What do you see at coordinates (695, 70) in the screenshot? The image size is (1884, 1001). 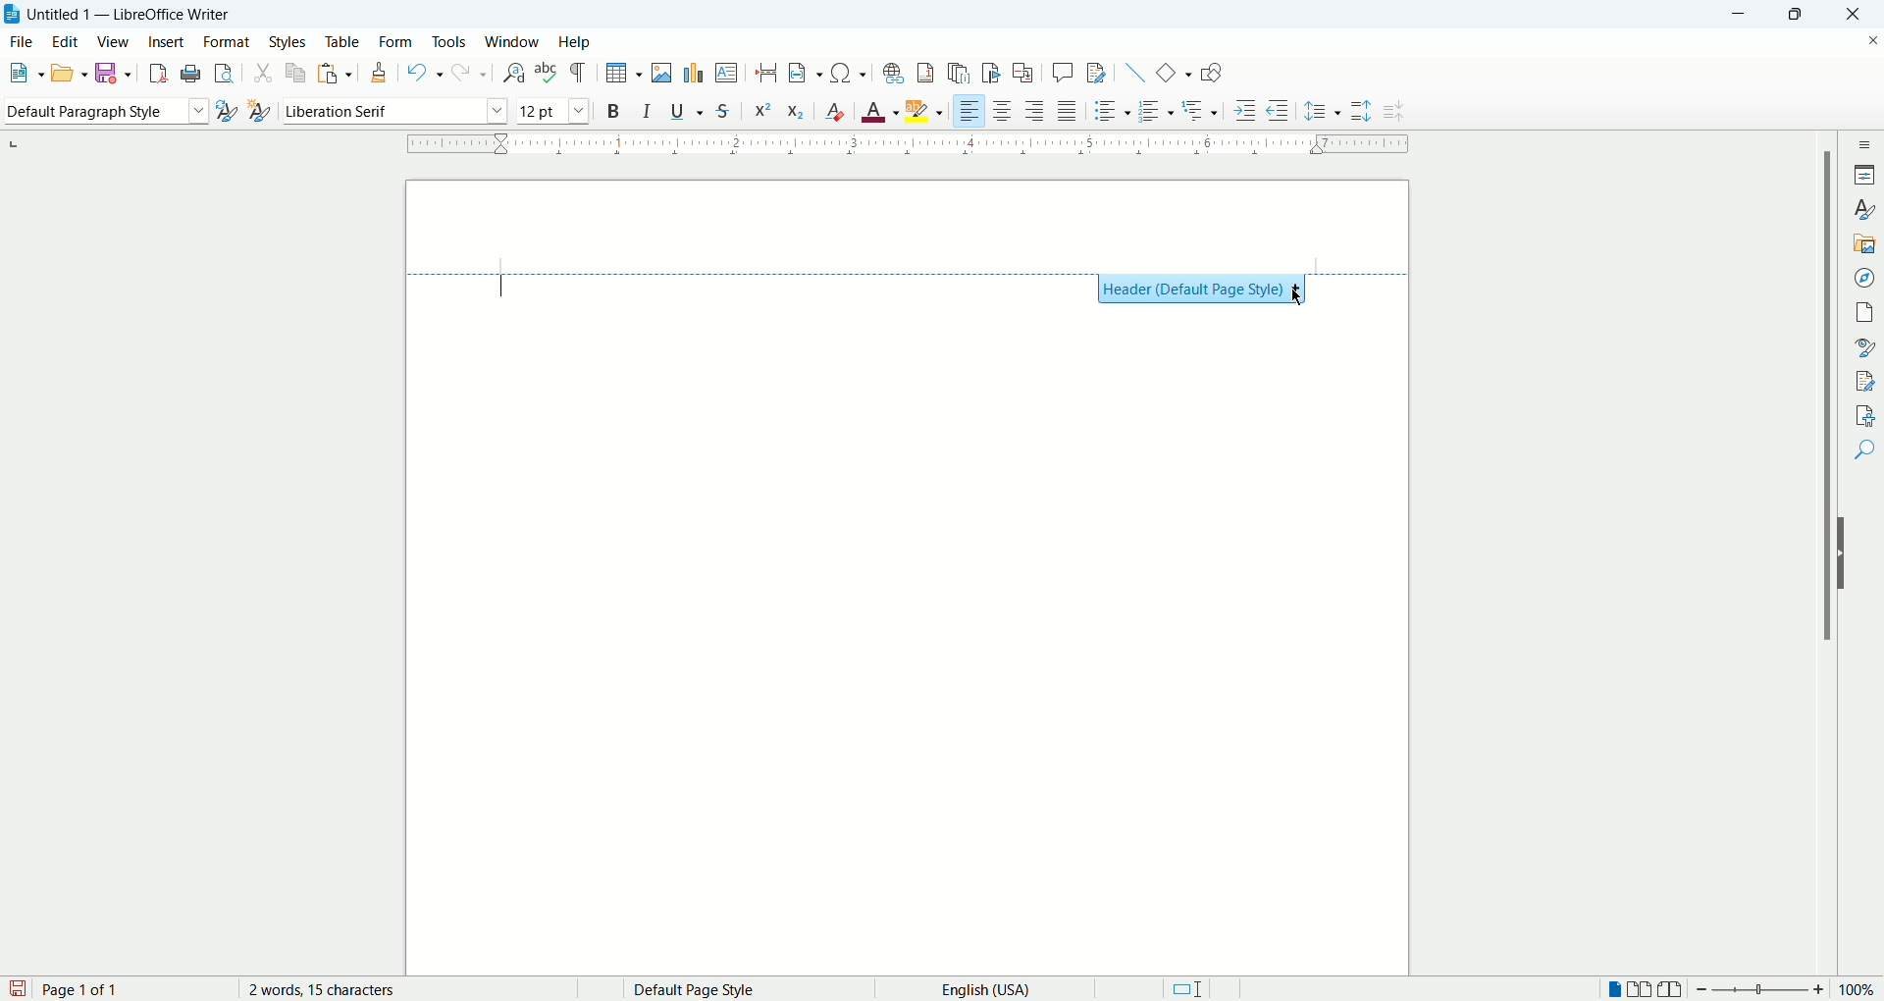 I see `insert chart` at bounding box center [695, 70].